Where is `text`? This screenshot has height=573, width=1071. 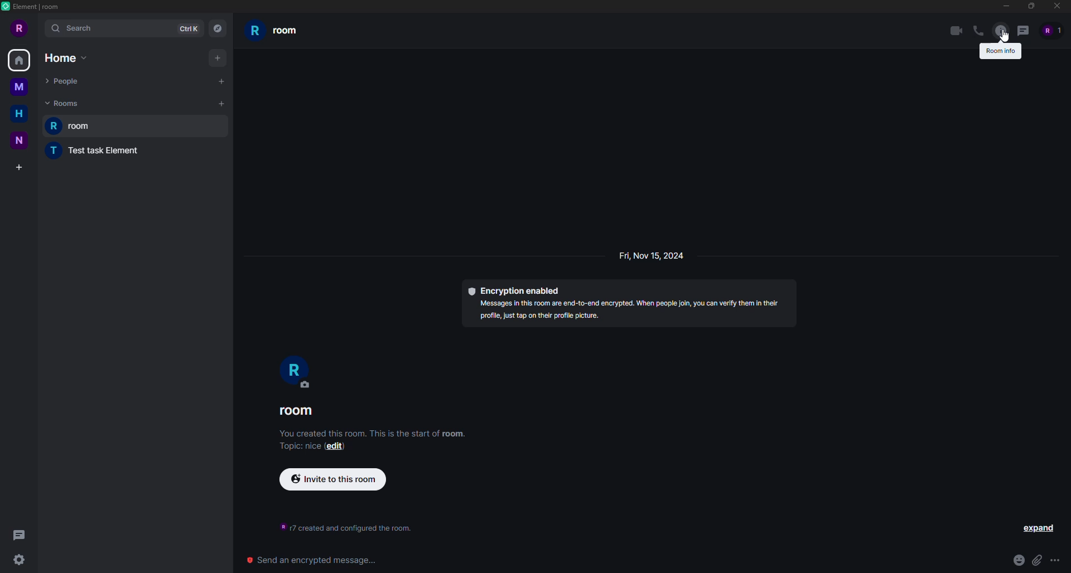 text is located at coordinates (341, 525).